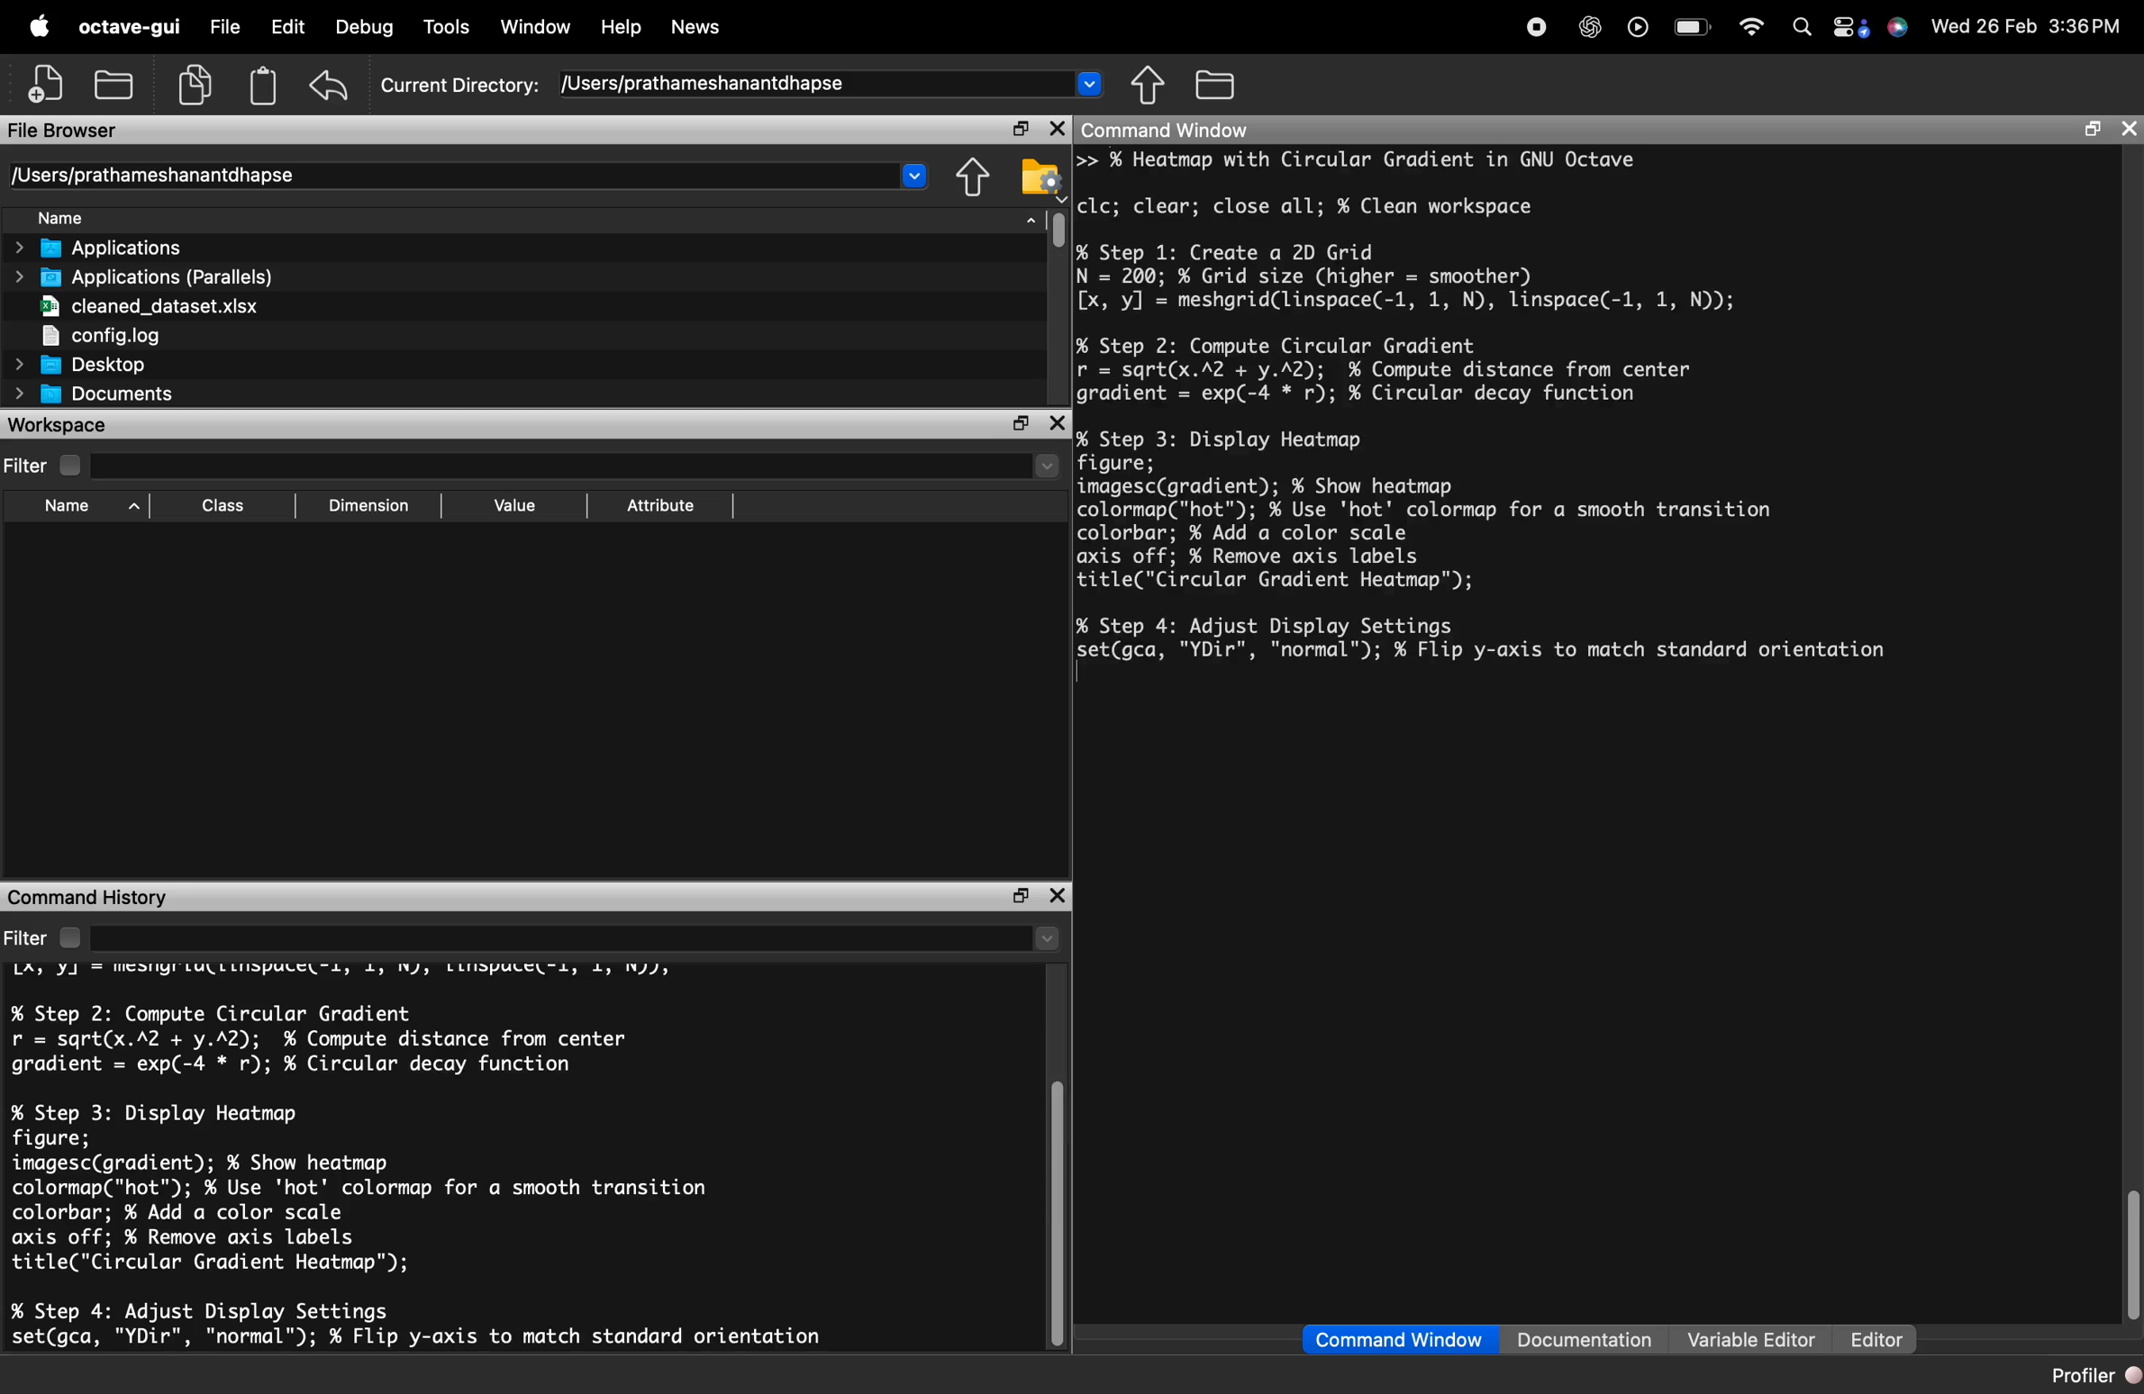 This screenshot has width=2144, height=1394. Describe the element at coordinates (1697, 27) in the screenshot. I see `battery` at that location.